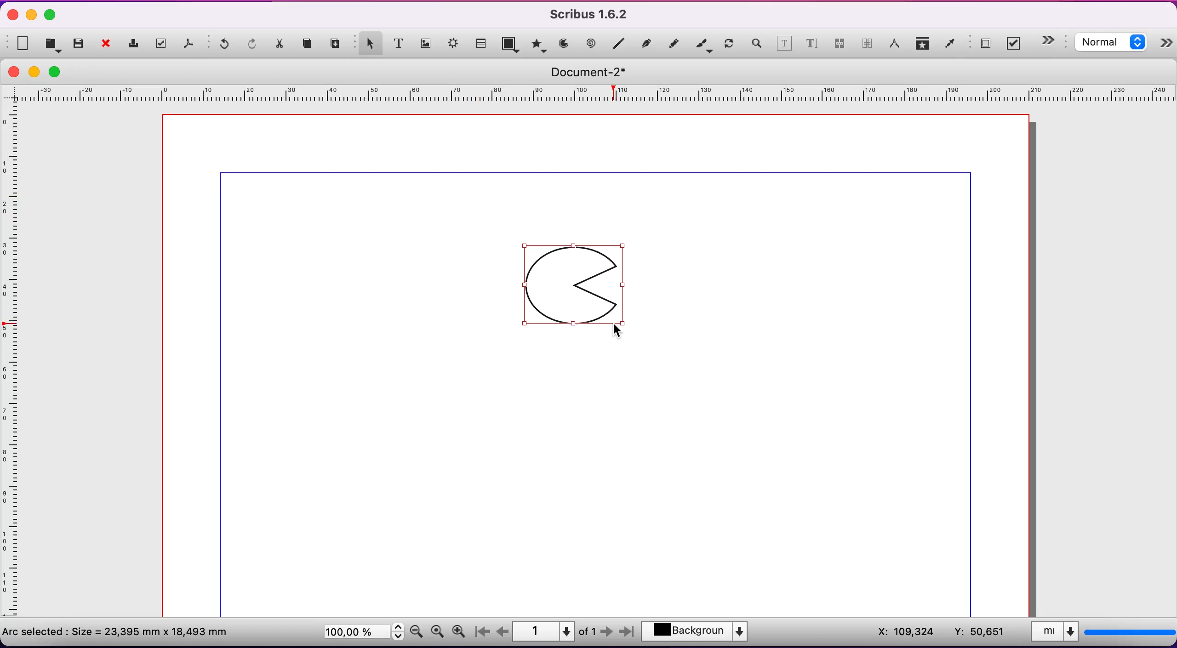  I want to click on edit contents of a frame, so click(784, 45).